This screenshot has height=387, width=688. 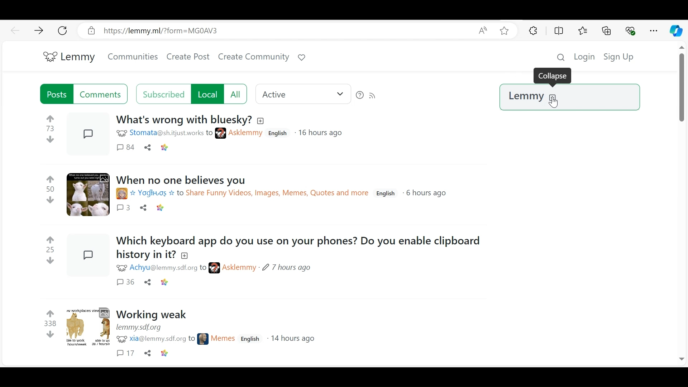 What do you see at coordinates (48, 249) in the screenshot?
I see `25` at bounding box center [48, 249].